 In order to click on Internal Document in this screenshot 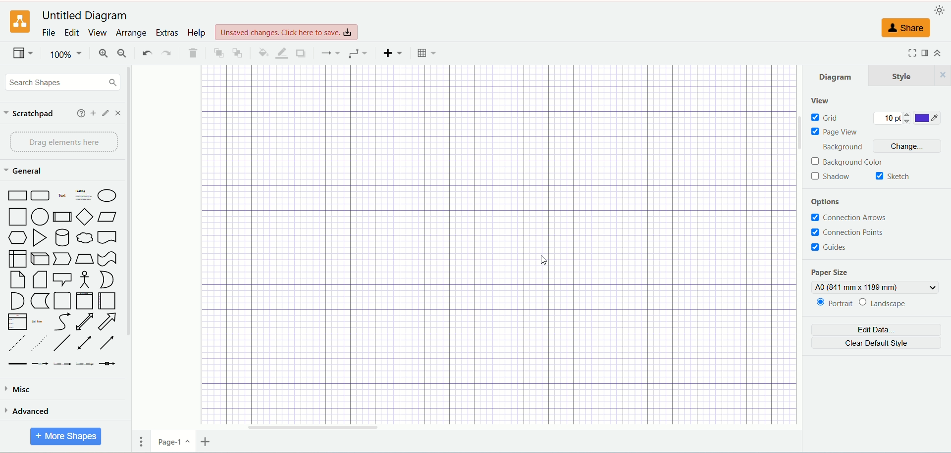, I will do `click(18, 258)`.